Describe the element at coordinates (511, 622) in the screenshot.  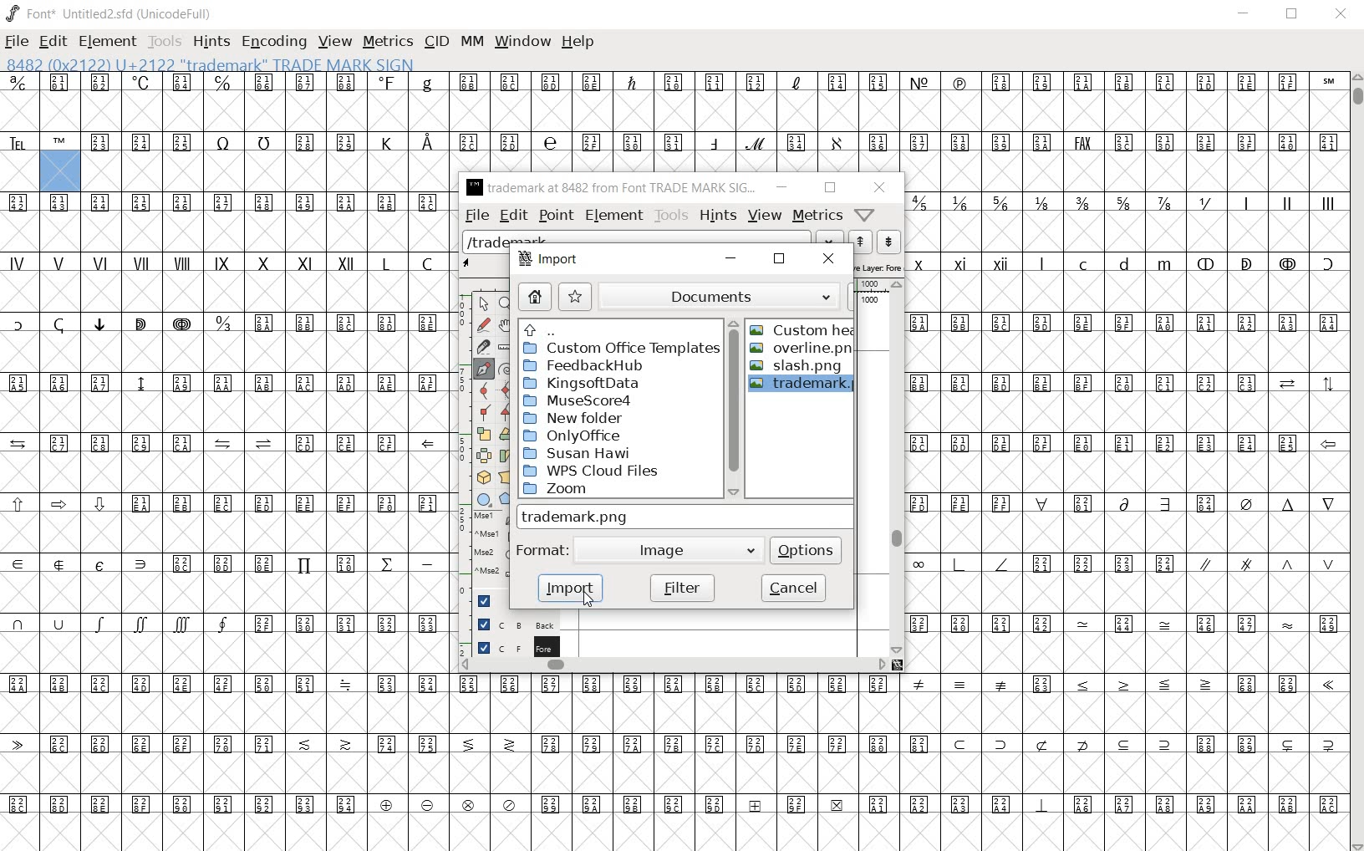
I see `background` at that location.